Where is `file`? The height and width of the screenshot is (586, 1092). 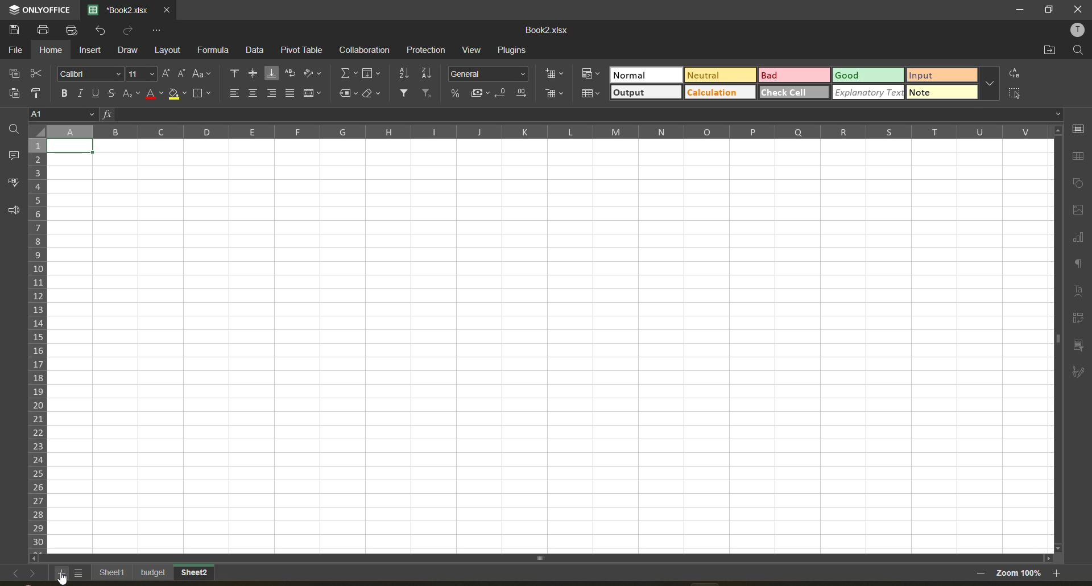
file is located at coordinates (14, 50).